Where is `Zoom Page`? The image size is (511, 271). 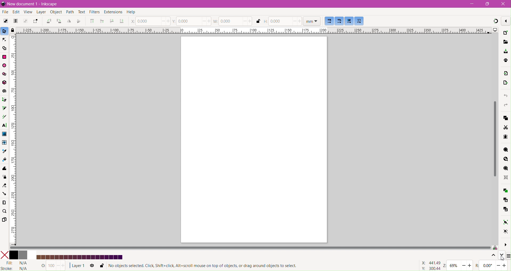 Zoom Page is located at coordinates (505, 168).